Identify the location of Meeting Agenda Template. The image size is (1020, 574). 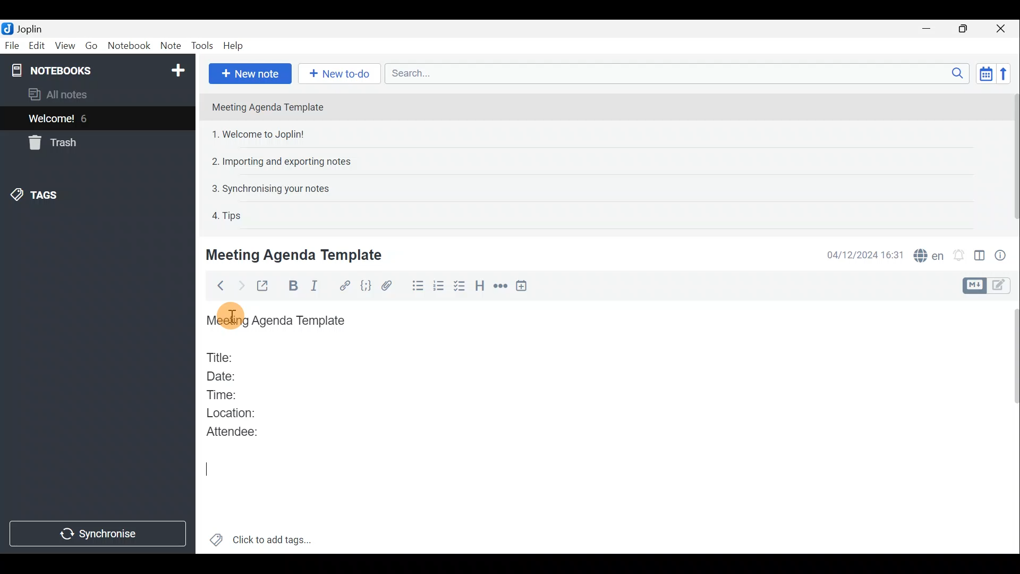
(279, 321).